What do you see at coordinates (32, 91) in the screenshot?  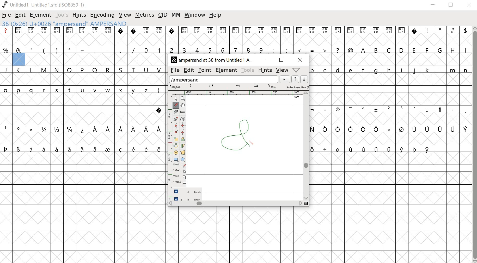 I see `q` at bounding box center [32, 91].